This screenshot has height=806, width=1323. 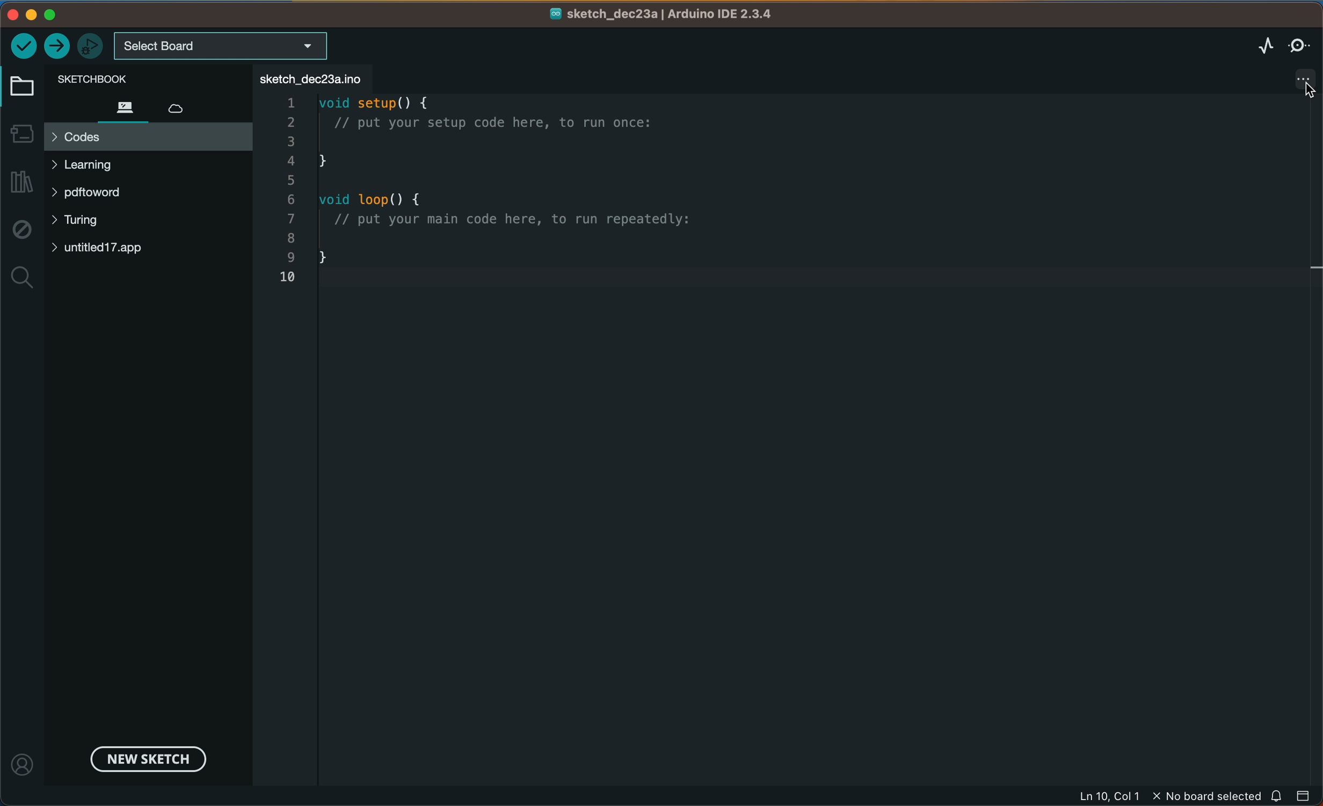 I want to click on debug, so click(x=21, y=230).